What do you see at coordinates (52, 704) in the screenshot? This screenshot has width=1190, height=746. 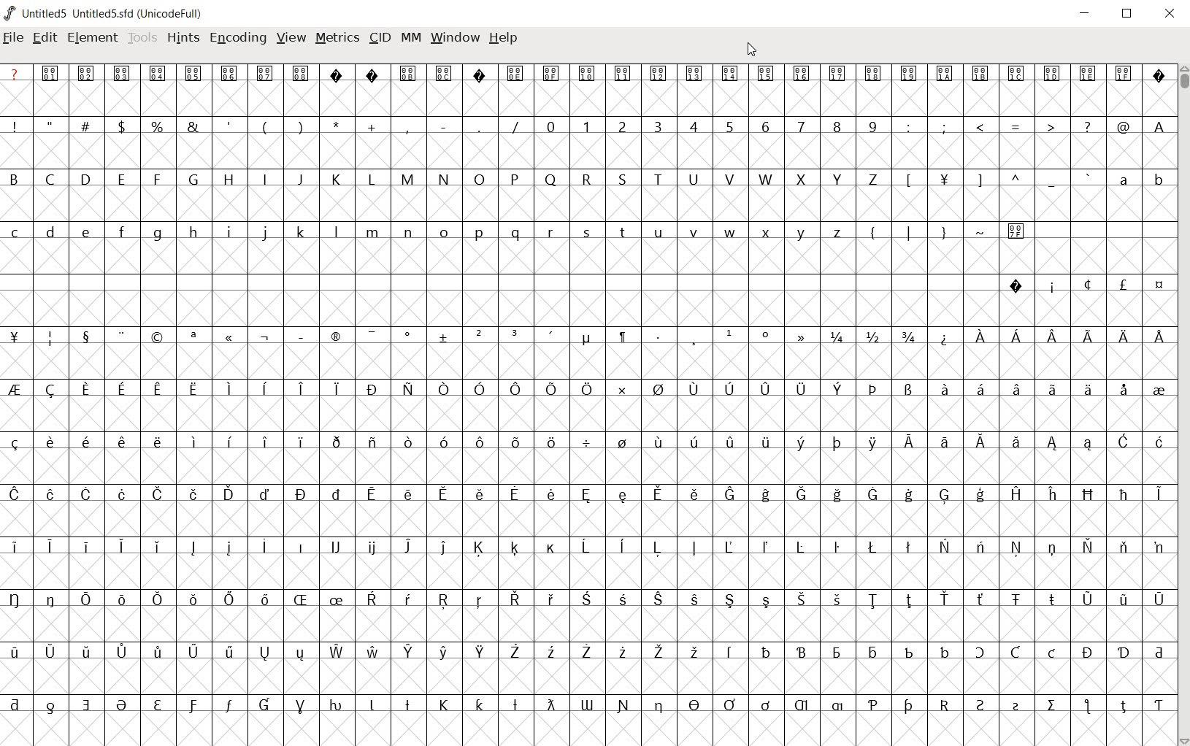 I see `Symbol` at bounding box center [52, 704].